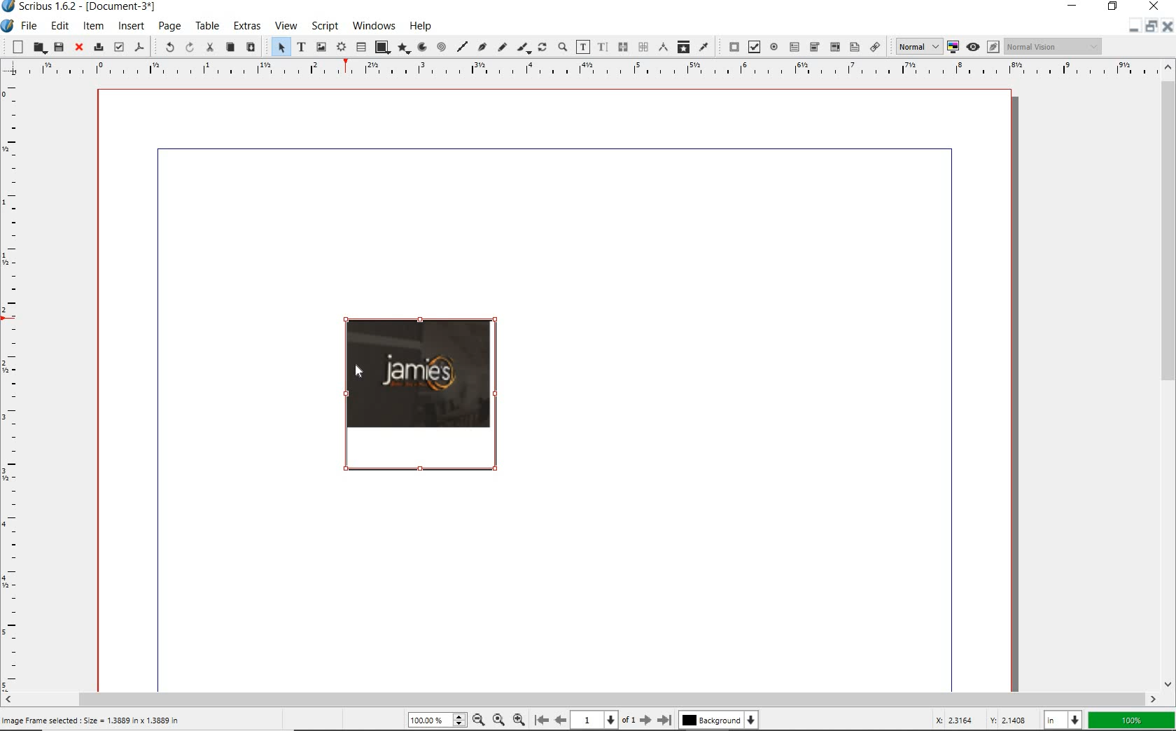  Describe the element at coordinates (167, 46) in the screenshot. I see `UNDO` at that location.